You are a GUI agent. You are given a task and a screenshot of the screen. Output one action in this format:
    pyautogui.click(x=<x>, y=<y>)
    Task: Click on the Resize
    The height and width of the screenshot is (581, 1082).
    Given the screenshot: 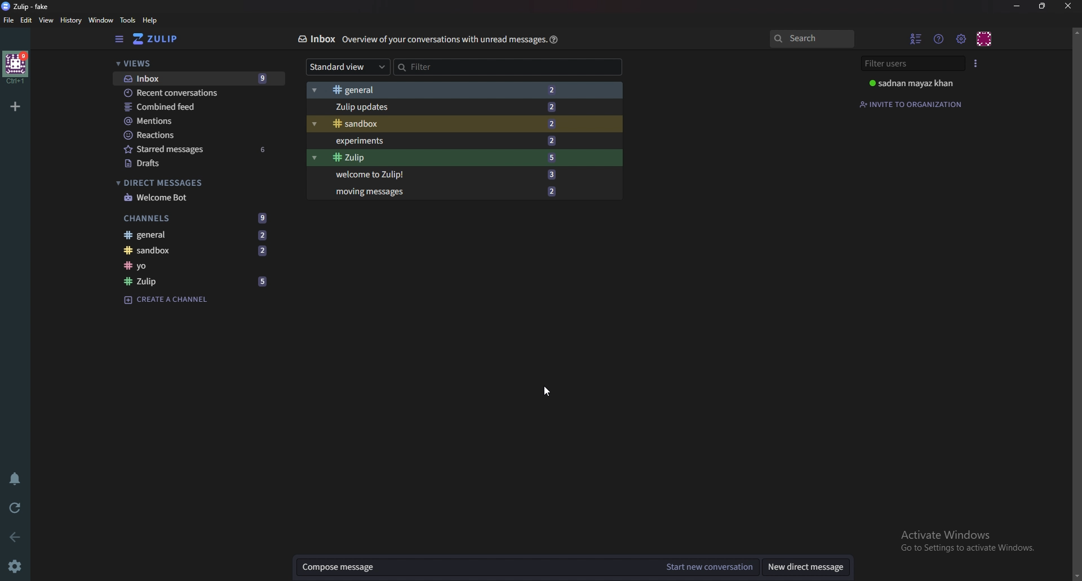 What is the action you would take?
    pyautogui.click(x=1043, y=7)
    